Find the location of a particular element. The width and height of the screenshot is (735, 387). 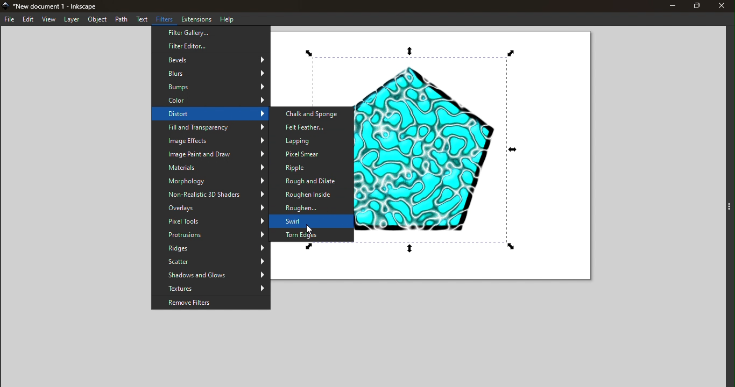

Felt Feather... is located at coordinates (312, 127).